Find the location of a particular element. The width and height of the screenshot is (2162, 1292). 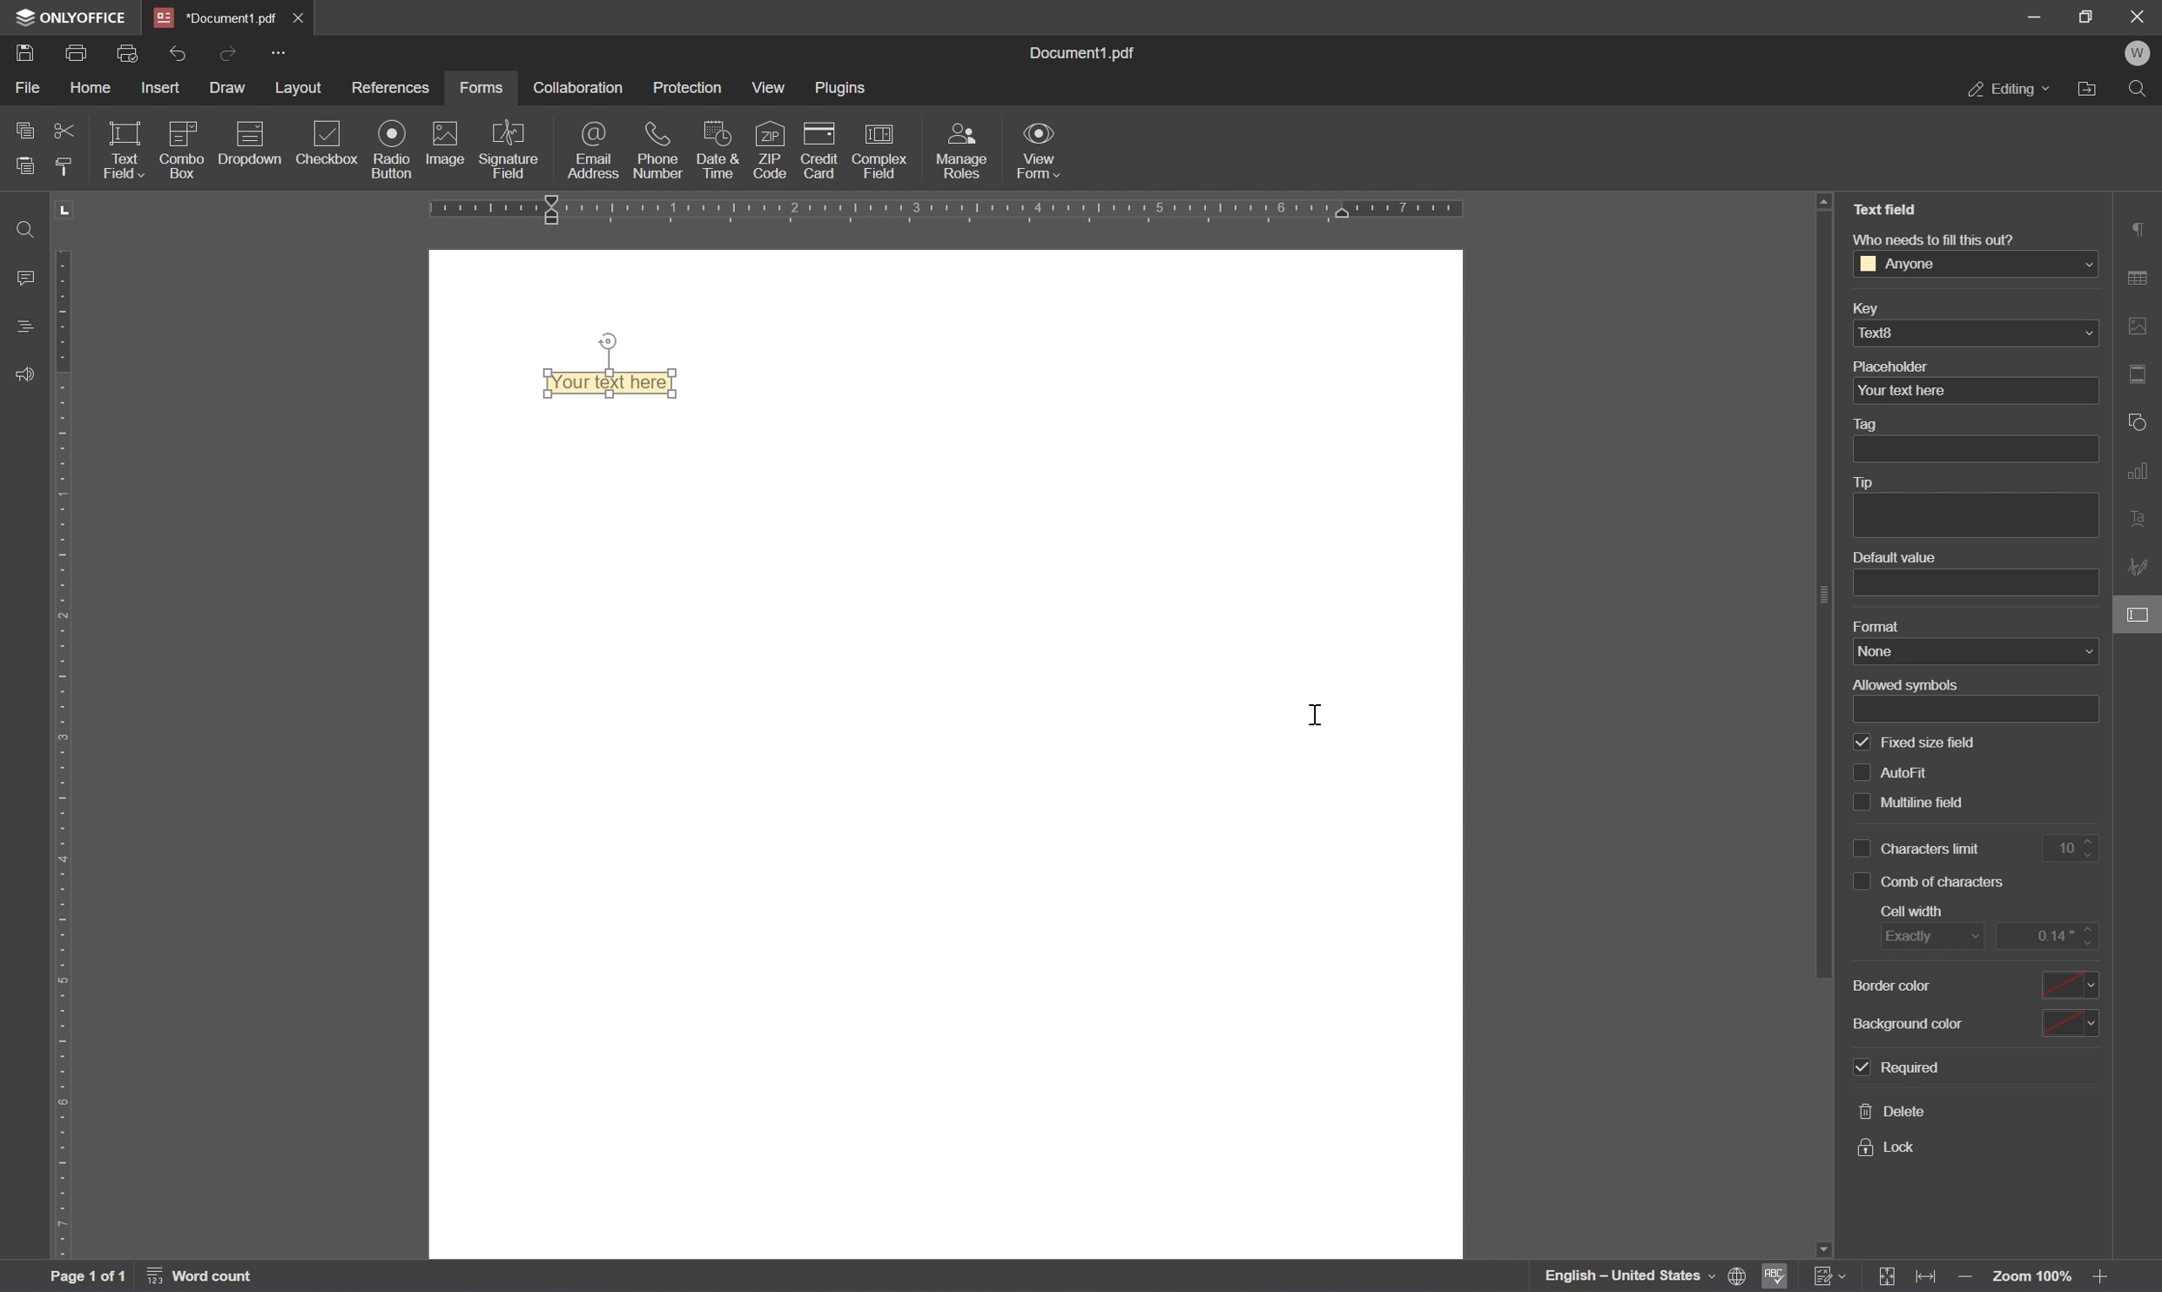

signature settings is located at coordinates (2140, 567).